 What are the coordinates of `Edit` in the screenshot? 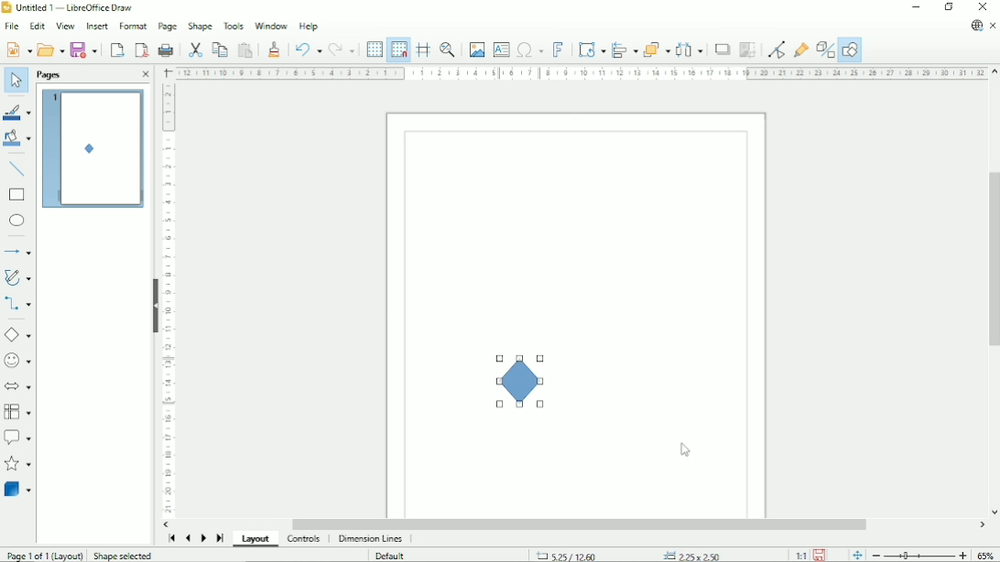 It's located at (36, 26).